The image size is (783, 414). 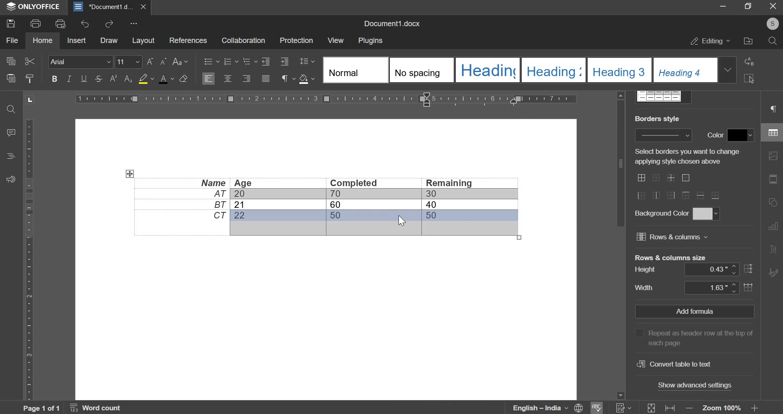 I want to click on language, so click(x=544, y=408).